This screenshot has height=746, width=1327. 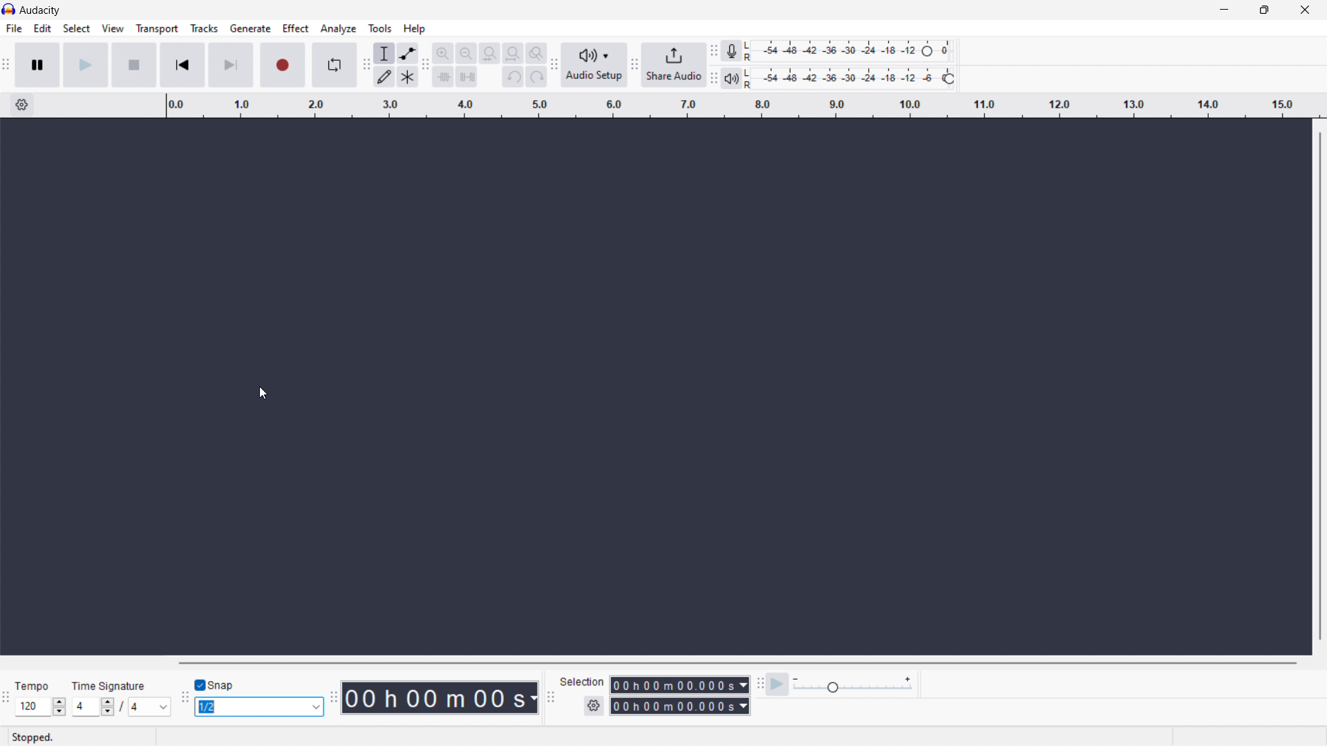 I want to click on time toolbar, so click(x=332, y=698).